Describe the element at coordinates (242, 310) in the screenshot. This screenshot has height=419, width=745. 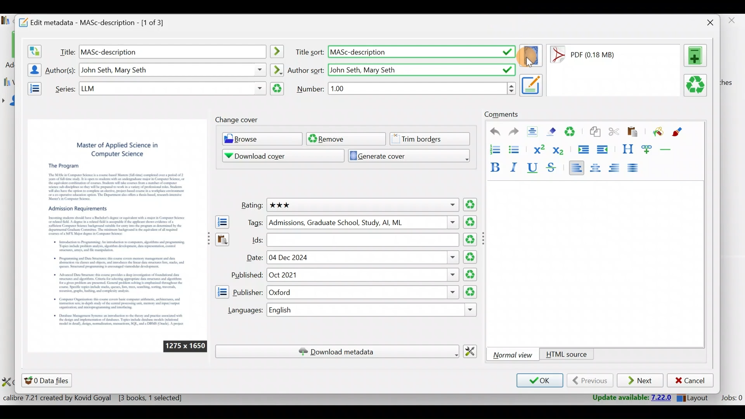
I see `Languages` at that location.